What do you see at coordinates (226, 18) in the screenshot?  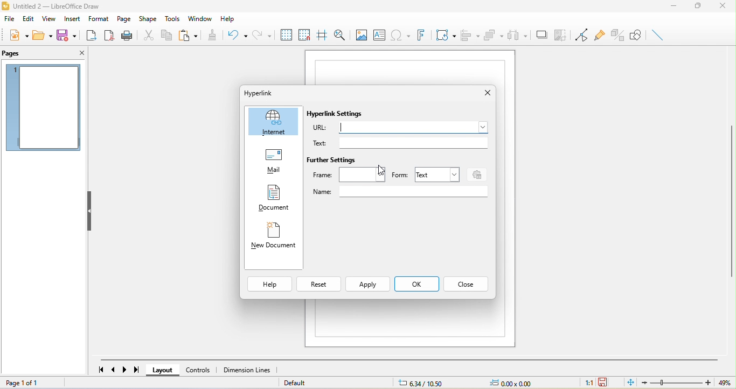 I see `help` at bounding box center [226, 18].